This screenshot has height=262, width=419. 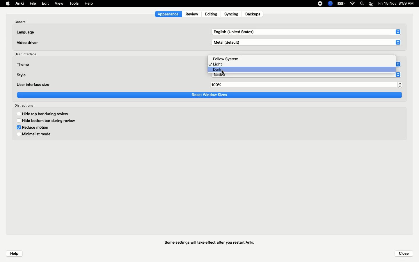 I want to click on Language, so click(x=26, y=32).